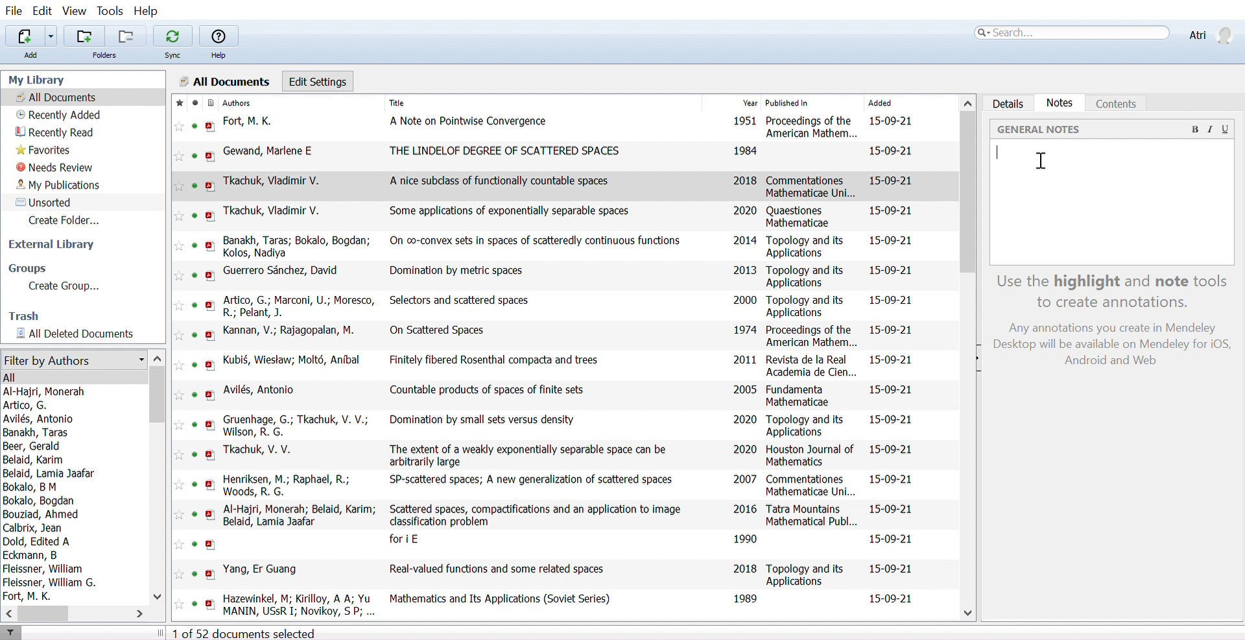 The width and height of the screenshot is (1245, 640). I want to click on On Scattered Spaces, so click(441, 330).